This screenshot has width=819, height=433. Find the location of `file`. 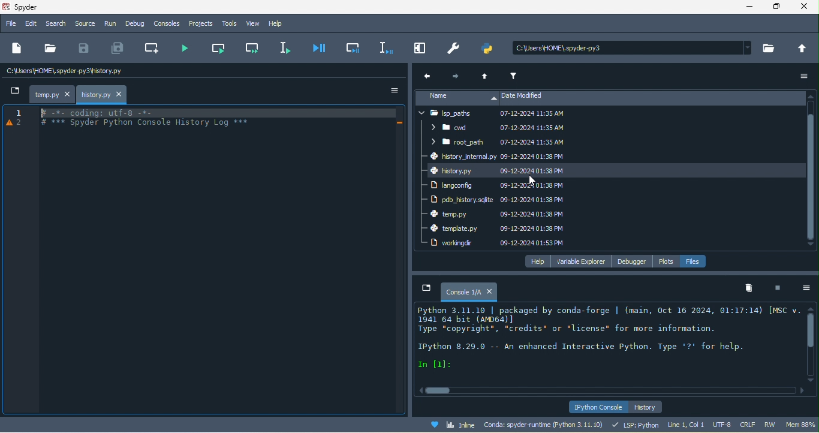

file is located at coordinates (696, 261).